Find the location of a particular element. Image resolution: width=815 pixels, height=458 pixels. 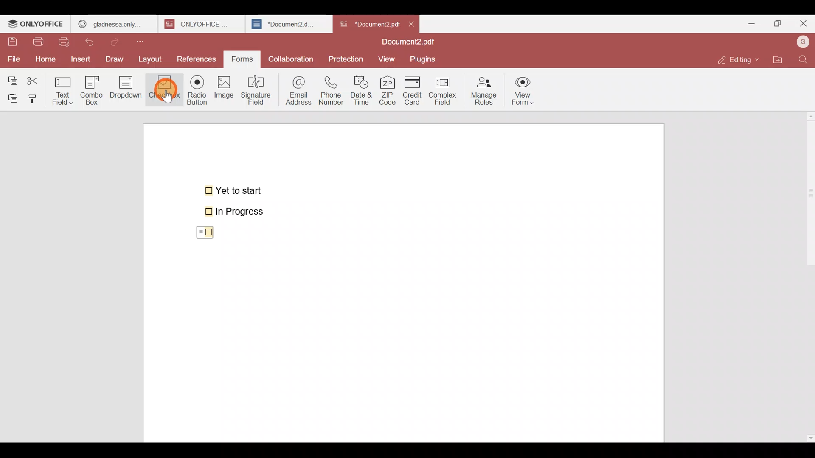

Customize quick access toolbar is located at coordinates (147, 40).